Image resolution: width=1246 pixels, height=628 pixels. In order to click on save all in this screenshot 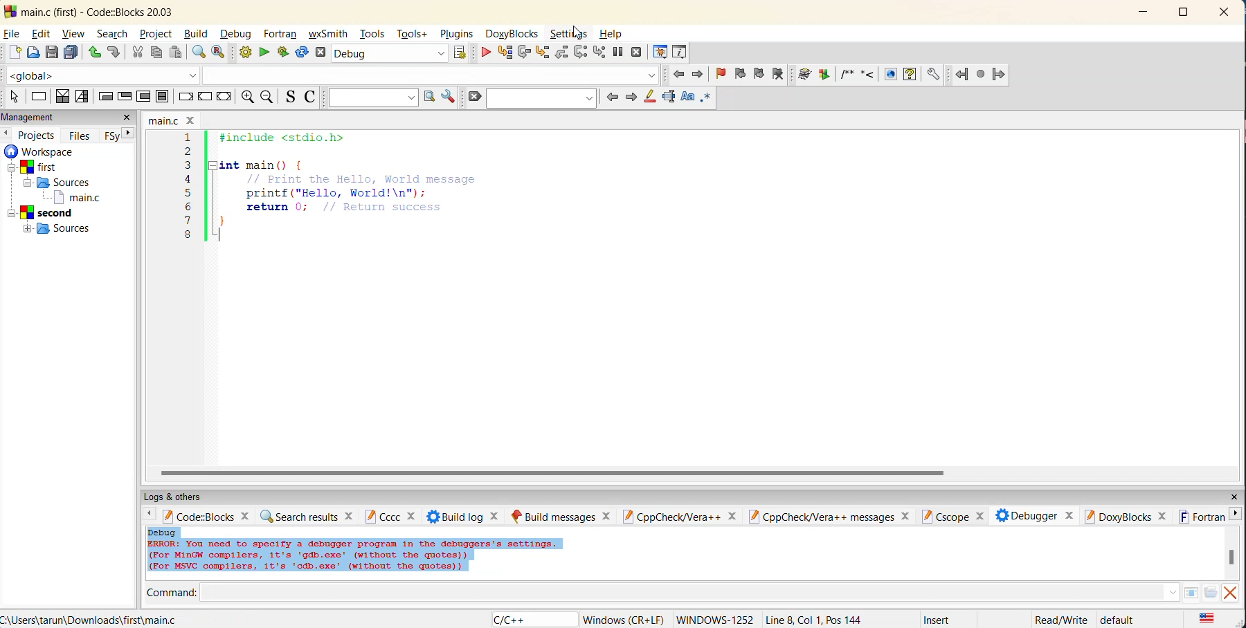, I will do `click(72, 53)`.